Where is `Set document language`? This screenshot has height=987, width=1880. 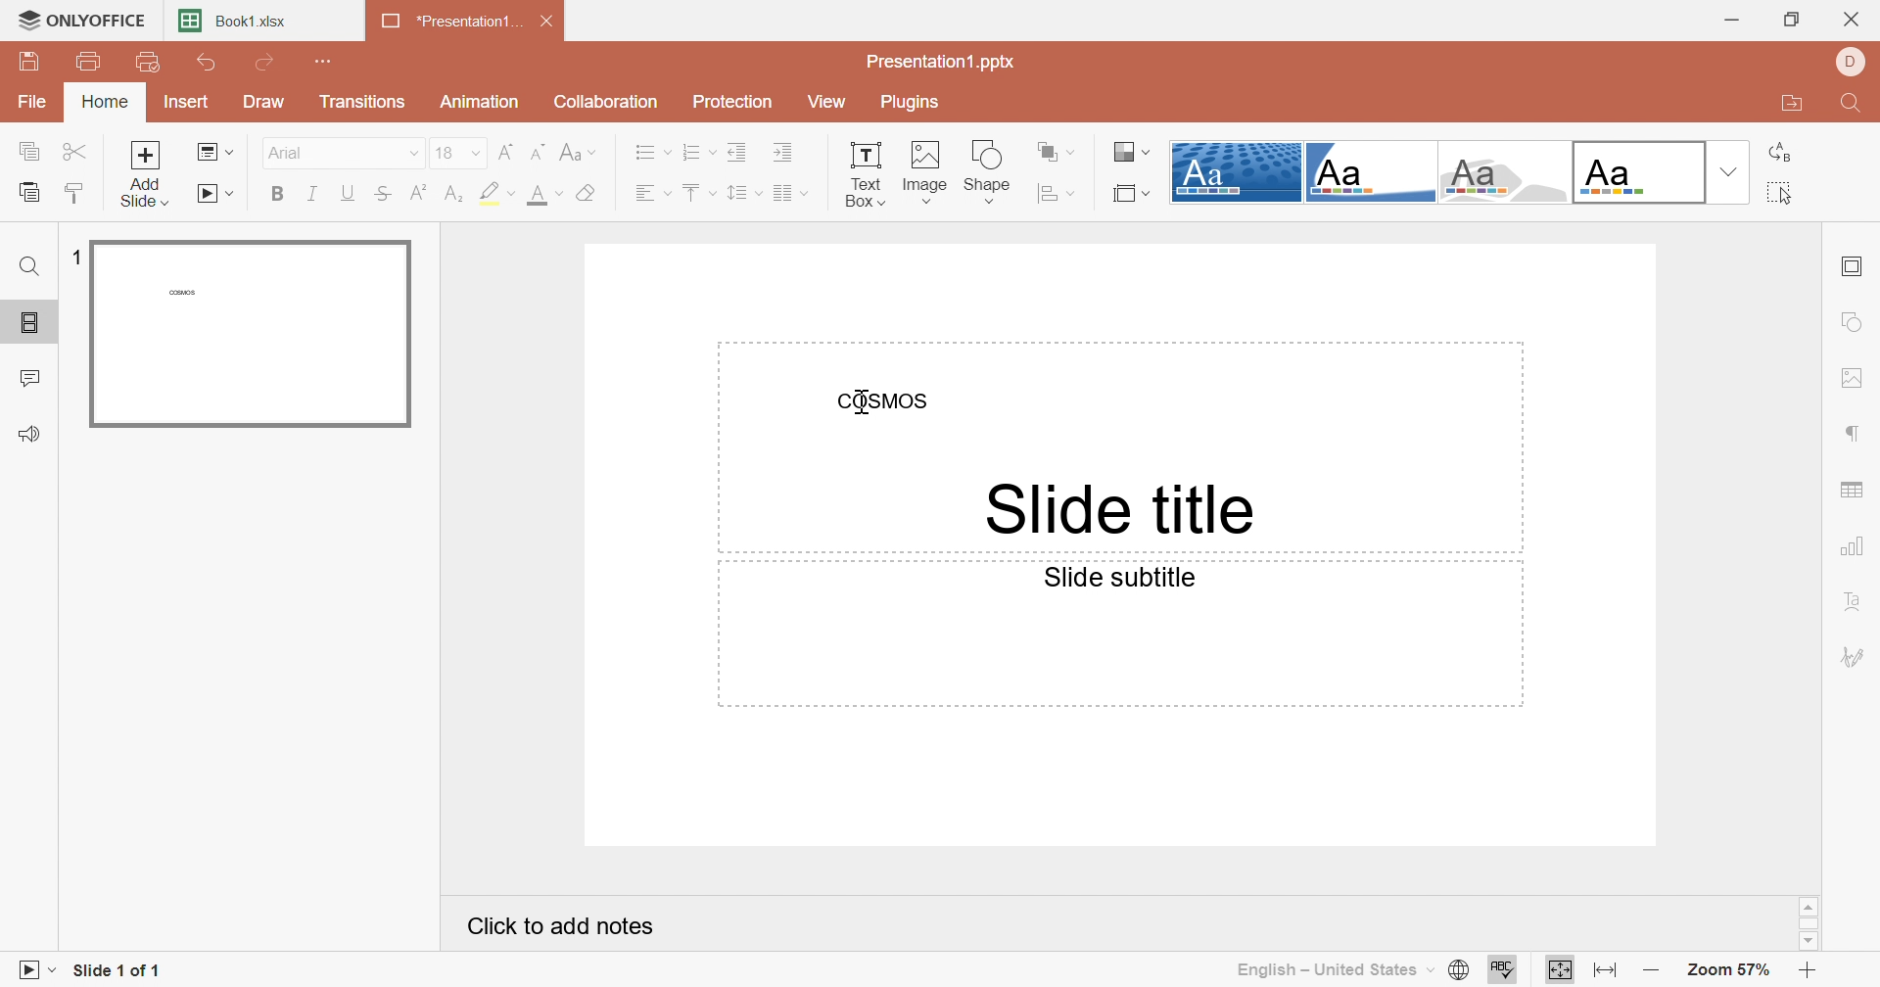 Set document language is located at coordinates (1461, 967).